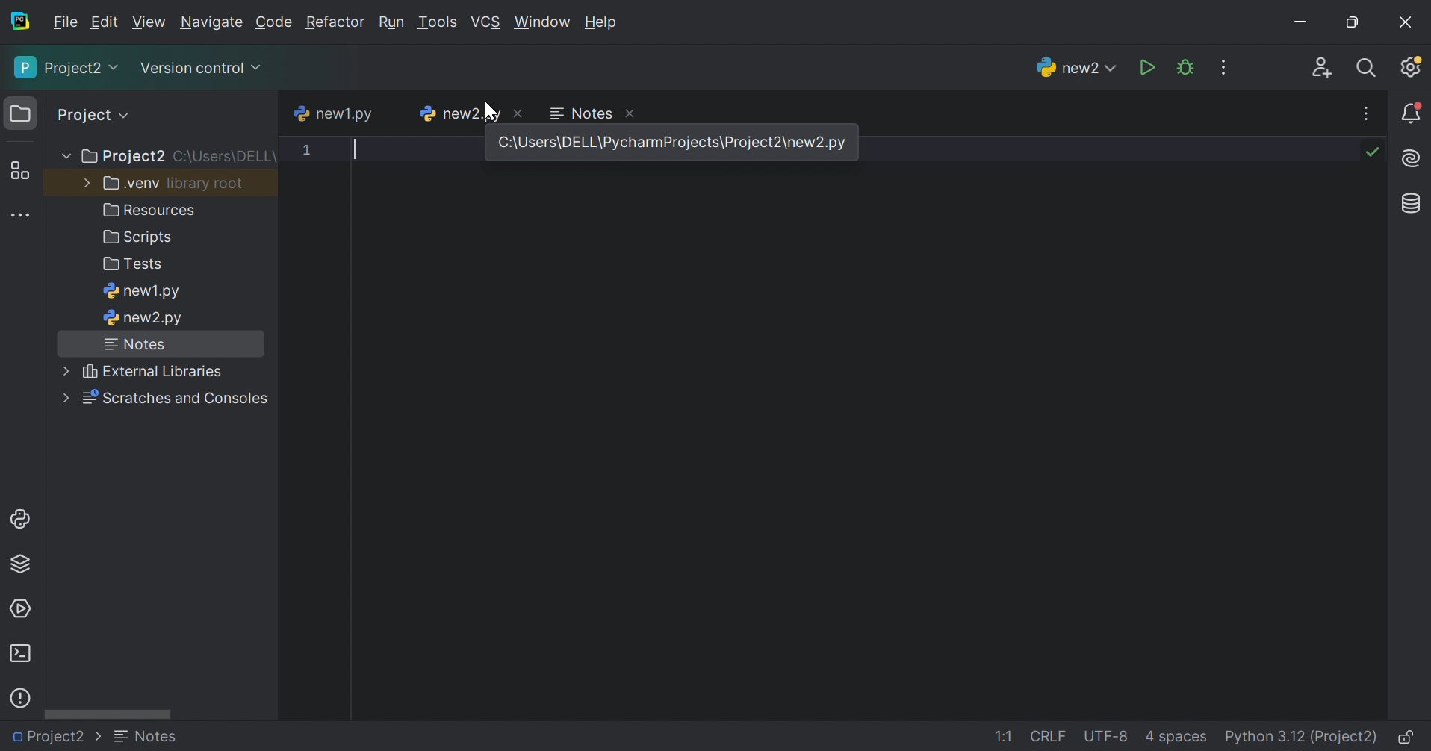 The image size is (1431, 751). Describe the element at coordinates (335, 24) in the screenshot. I see `Refactor` at that location.